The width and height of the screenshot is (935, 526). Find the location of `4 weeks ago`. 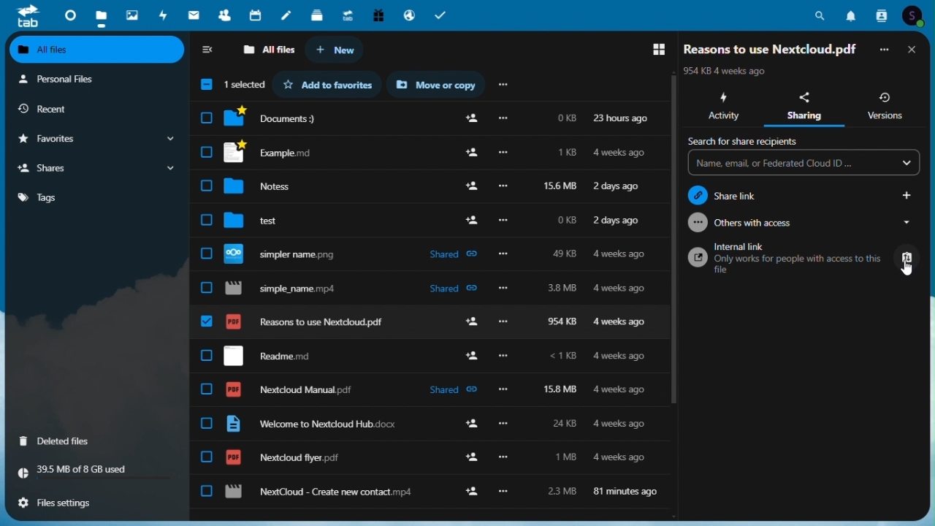

4 weeks ago is located at coordinates (619, 289).